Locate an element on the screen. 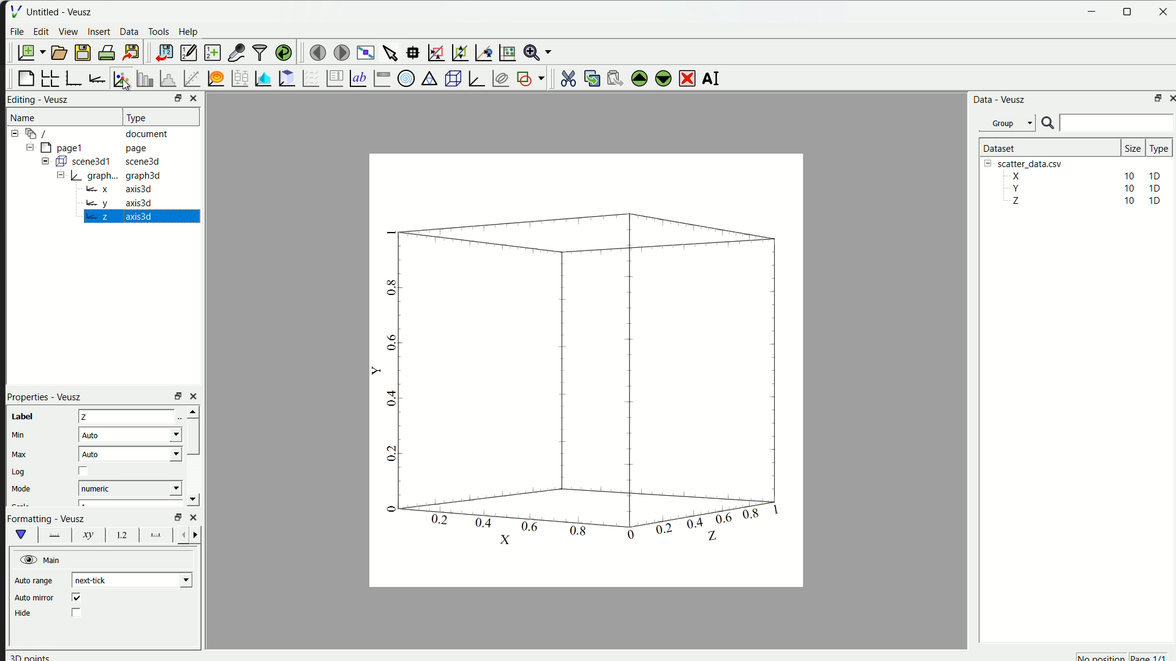 The height and width of the screenshot is (661, 1176). print document is located at coordinates (107, 53).